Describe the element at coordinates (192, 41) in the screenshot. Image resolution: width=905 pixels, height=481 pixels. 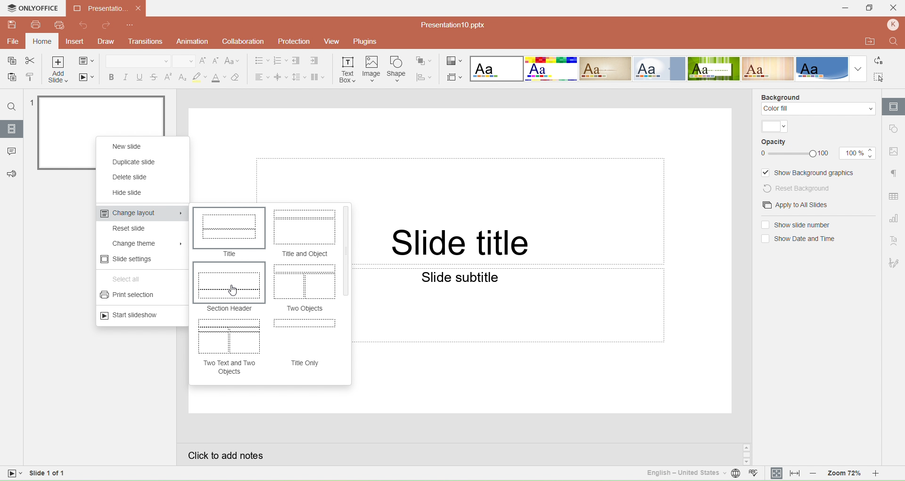
I see `Animation` at that location.